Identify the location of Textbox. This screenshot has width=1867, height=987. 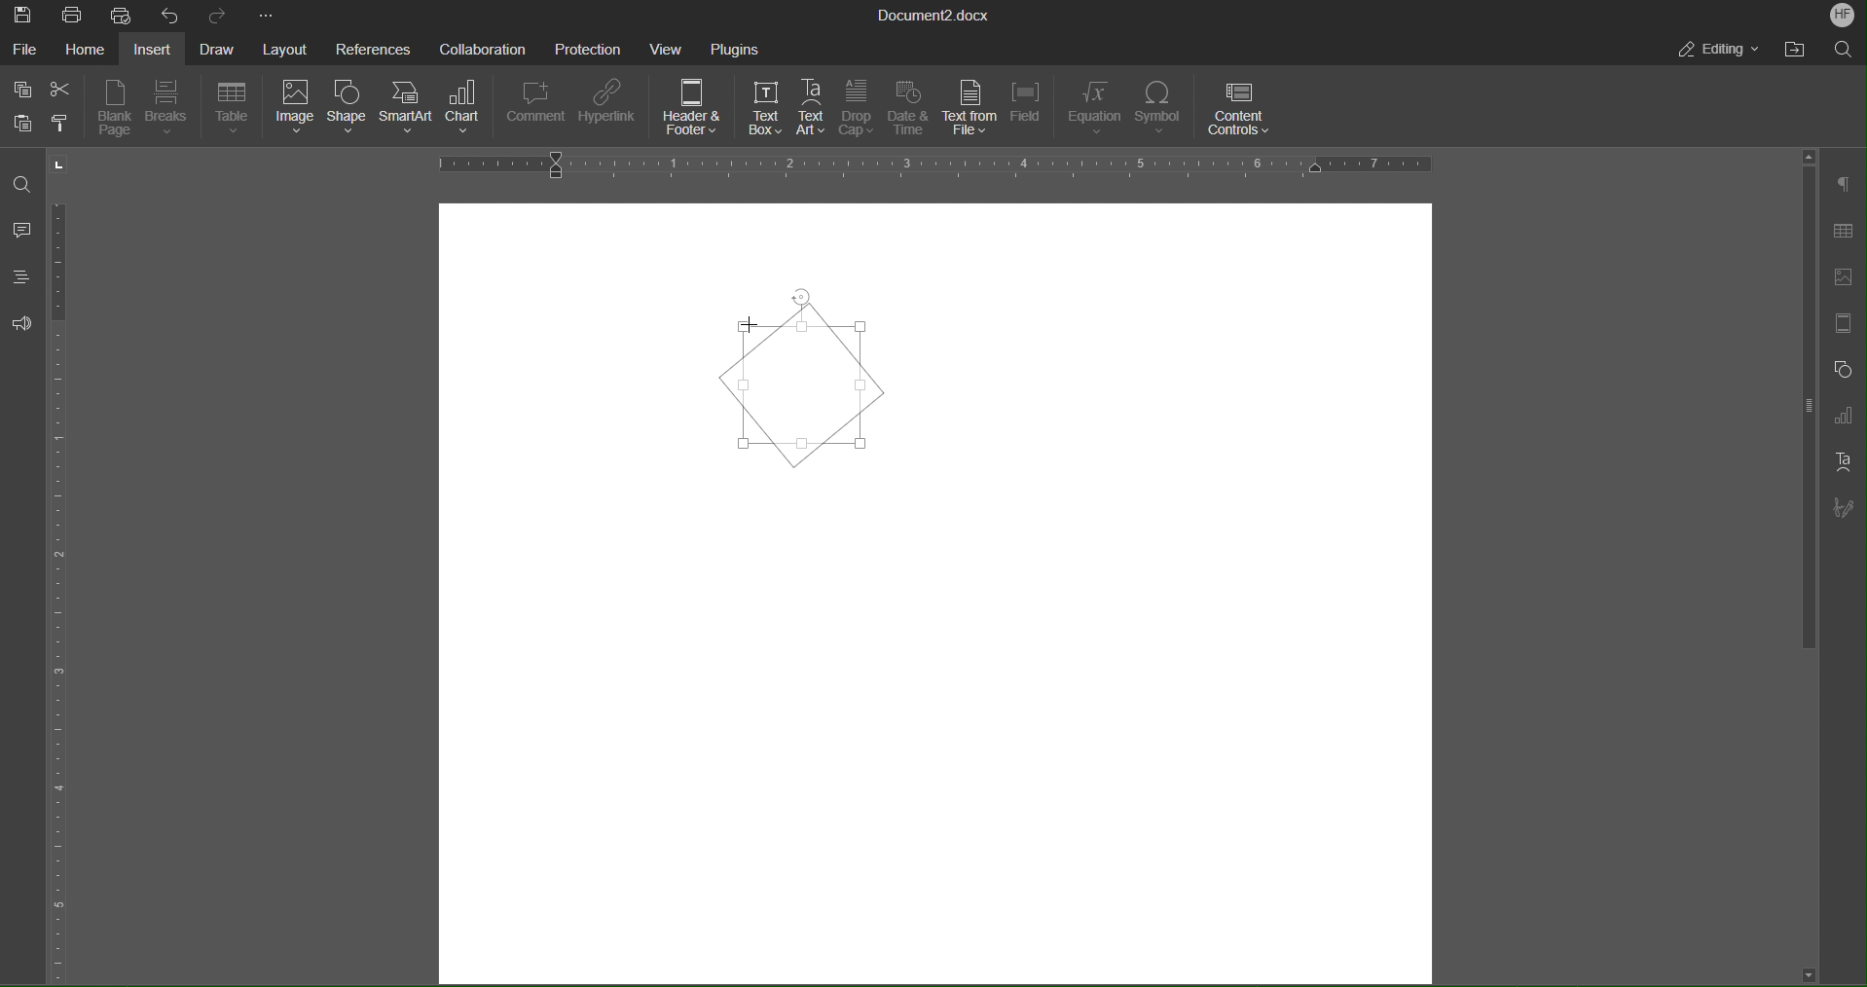
(797, 372).